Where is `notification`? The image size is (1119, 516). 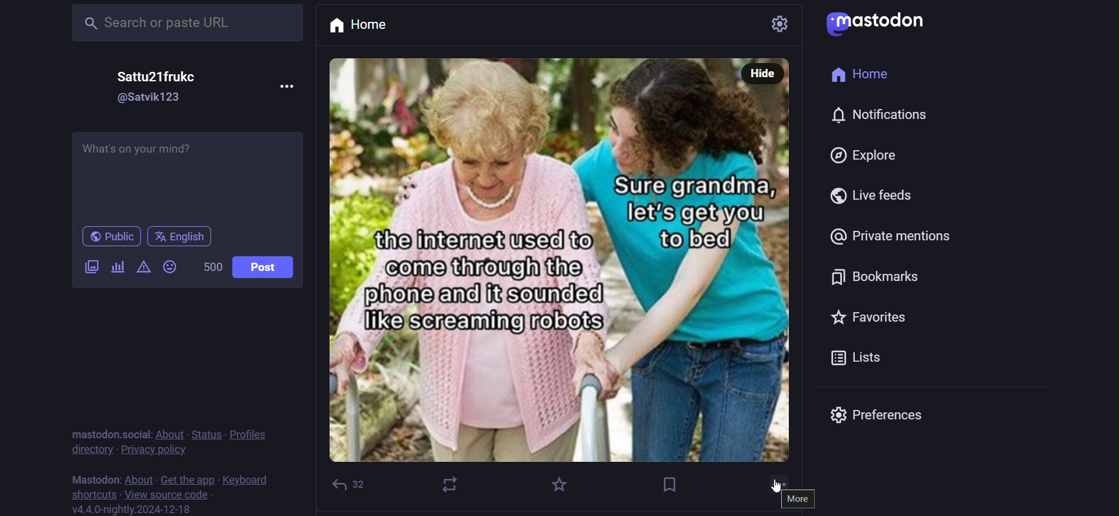 notification is located at coordinates (871, 115).